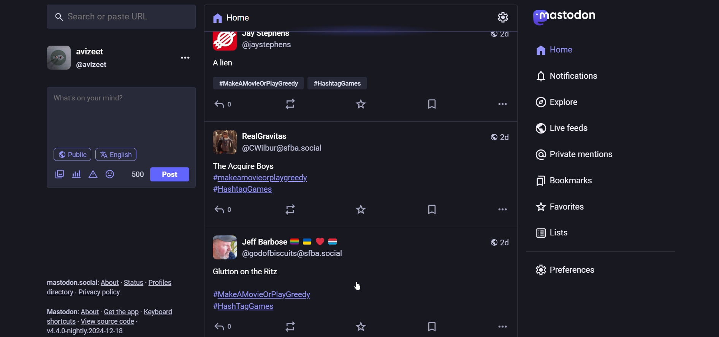 The height and width of the screenshot is (337, 719). What do you see at coordinates (111, 321) in the screenshot?
I see `source code` at bounding box center [111, 321].